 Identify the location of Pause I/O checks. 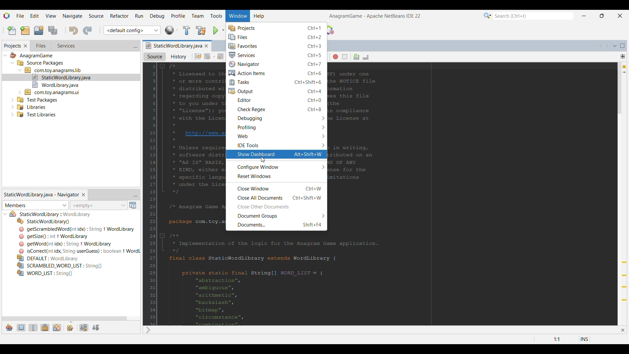
(332, 30).